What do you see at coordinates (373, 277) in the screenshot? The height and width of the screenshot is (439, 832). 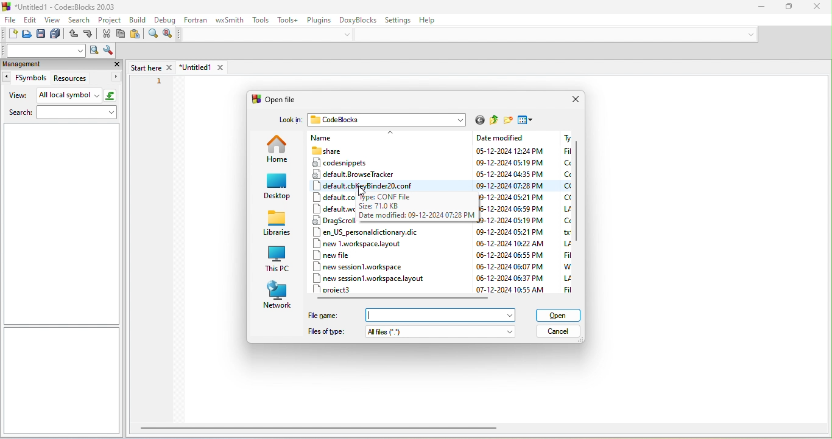 I see `new session workspace layout` at bounding box center [373, 277].